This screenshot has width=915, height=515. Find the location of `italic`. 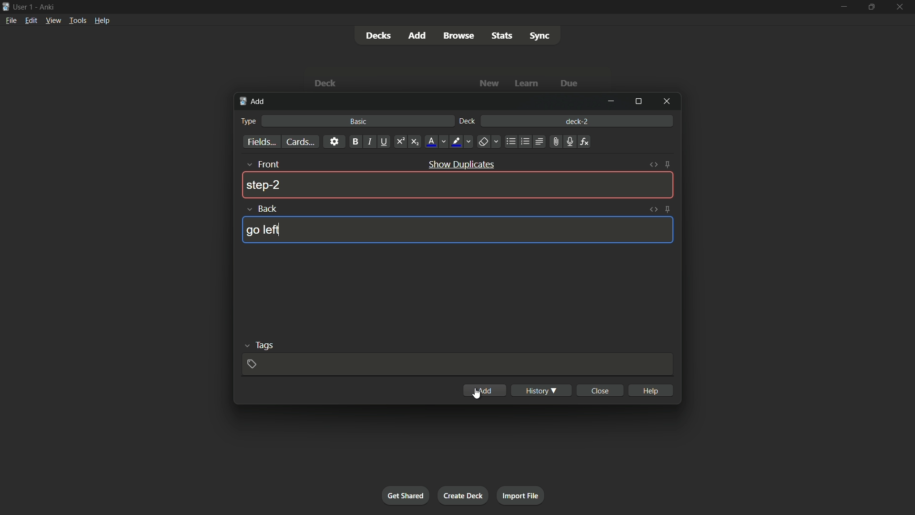

italic is located at coordinates (369, 142).